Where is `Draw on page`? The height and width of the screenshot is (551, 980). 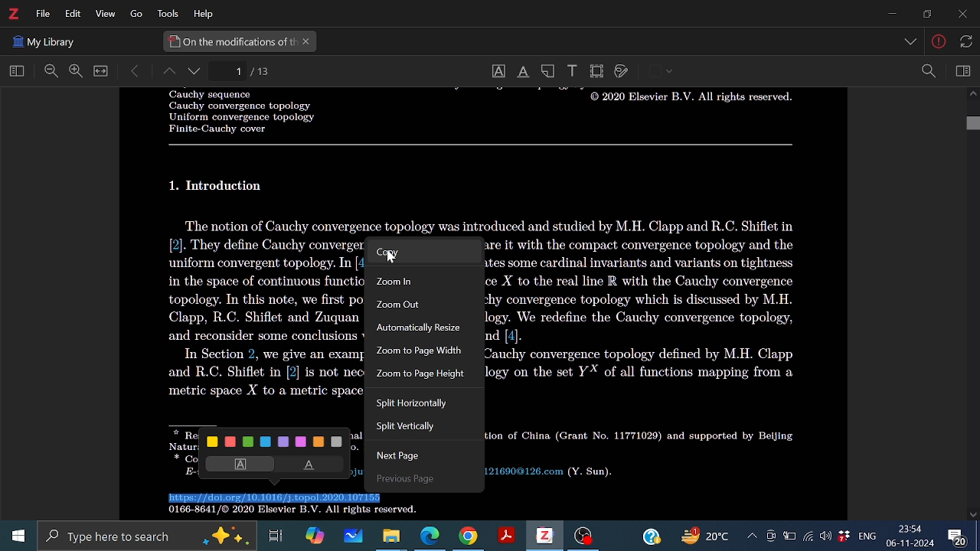
Draw on page is located at coordinates (622, 72).